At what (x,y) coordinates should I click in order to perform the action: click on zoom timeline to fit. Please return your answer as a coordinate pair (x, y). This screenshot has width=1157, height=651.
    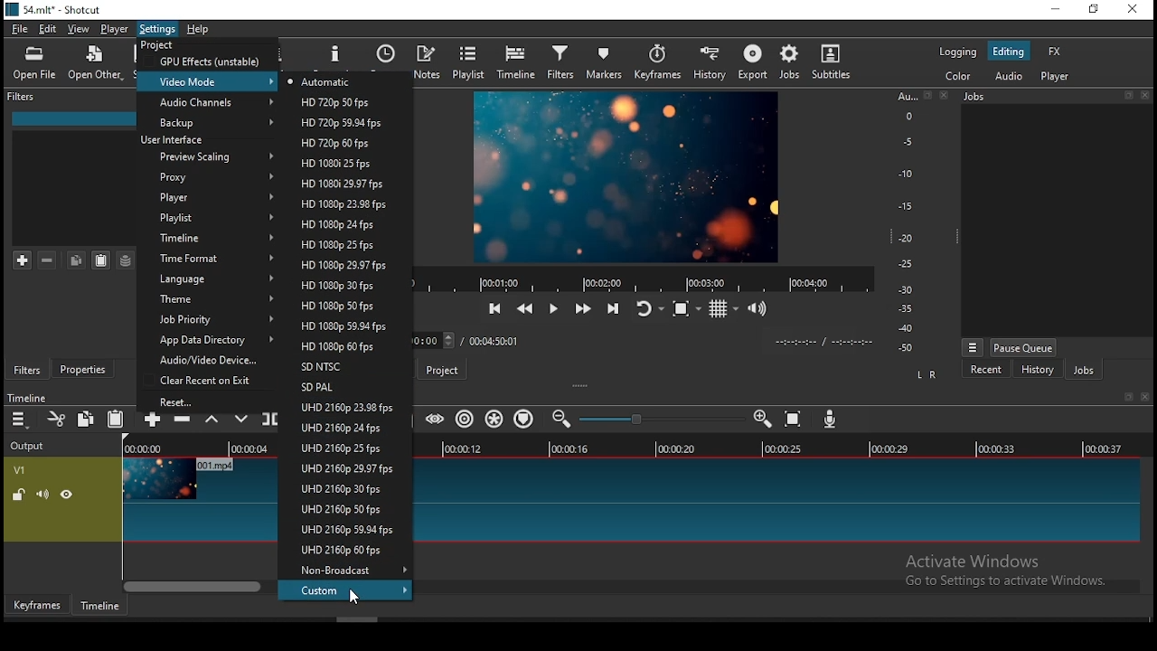
    Looking at the image, I should click on (795, 420).